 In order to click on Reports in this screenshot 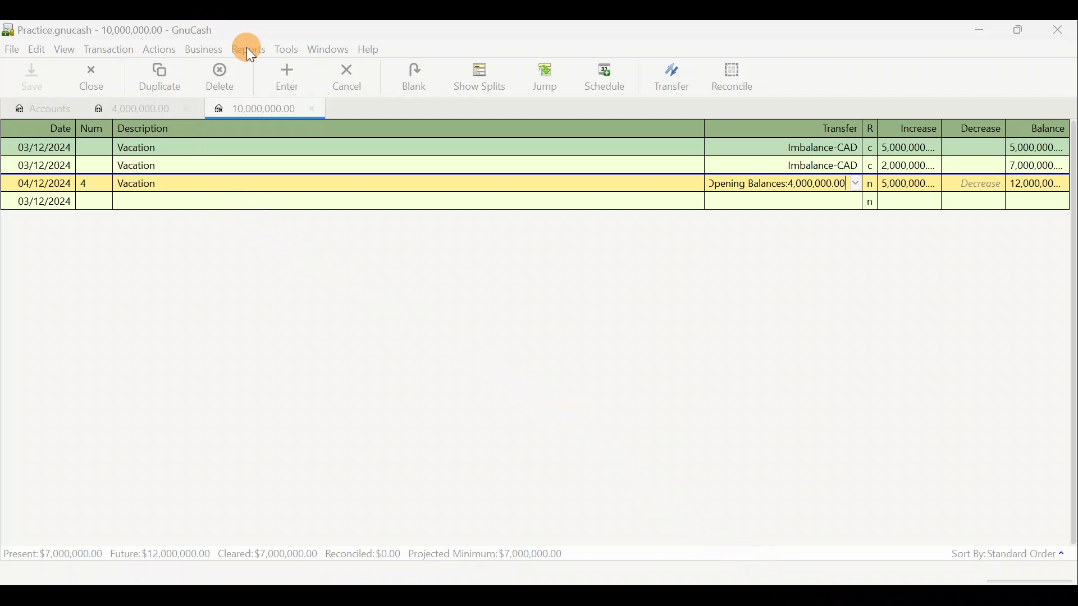, I will do `click(250, 50)`.